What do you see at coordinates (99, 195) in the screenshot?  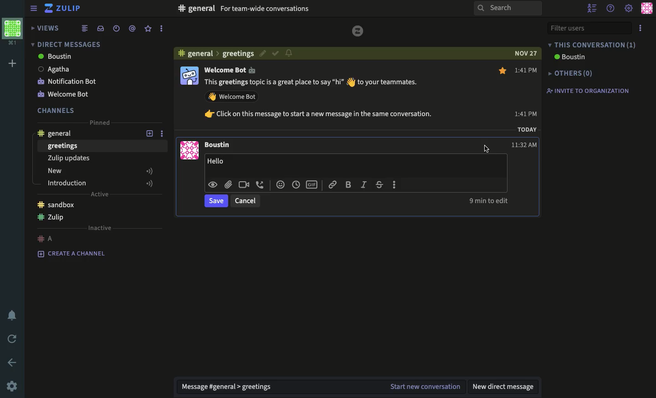 I see `active` at bounding box center [99, 195].